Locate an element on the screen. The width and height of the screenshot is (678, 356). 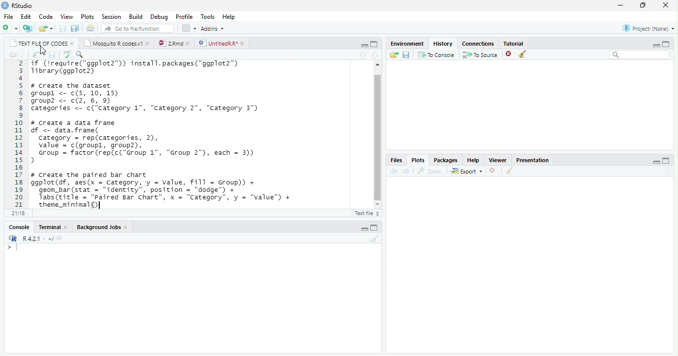
addins is located at coordinates (214, 28).